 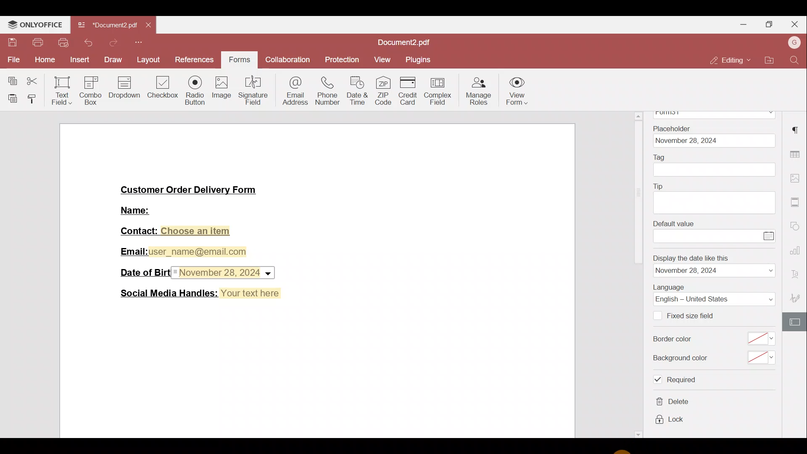 I want to click on Tag, so click(x=664, y=158).